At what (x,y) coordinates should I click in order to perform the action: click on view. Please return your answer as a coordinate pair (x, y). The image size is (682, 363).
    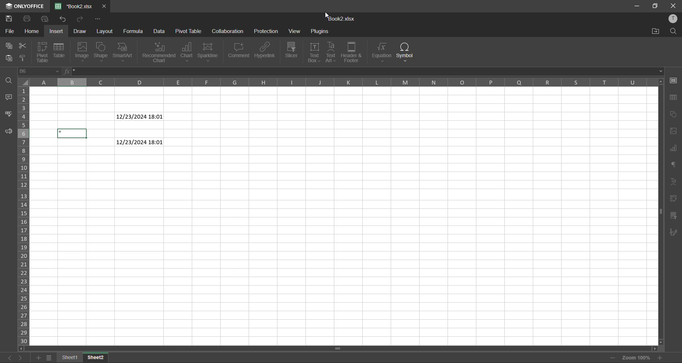
    Looking at the image, I should click on (295, 31).